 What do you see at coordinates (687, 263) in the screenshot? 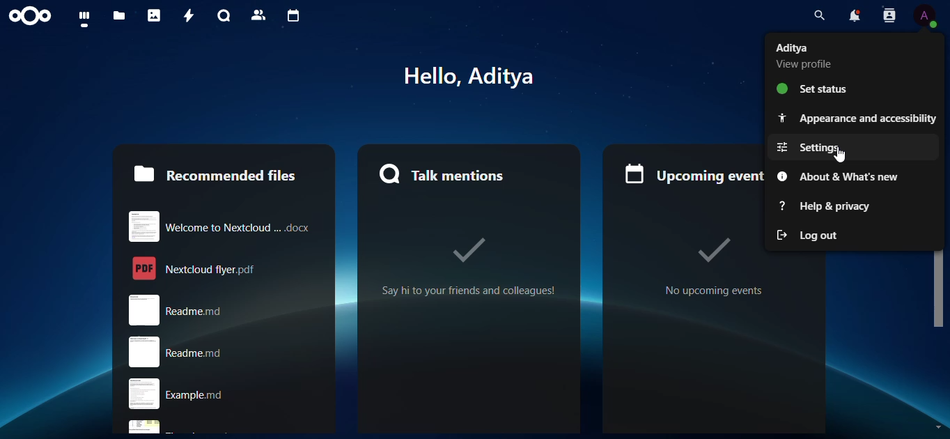
I see `no upcoming events` at bounding box center [687, 263].